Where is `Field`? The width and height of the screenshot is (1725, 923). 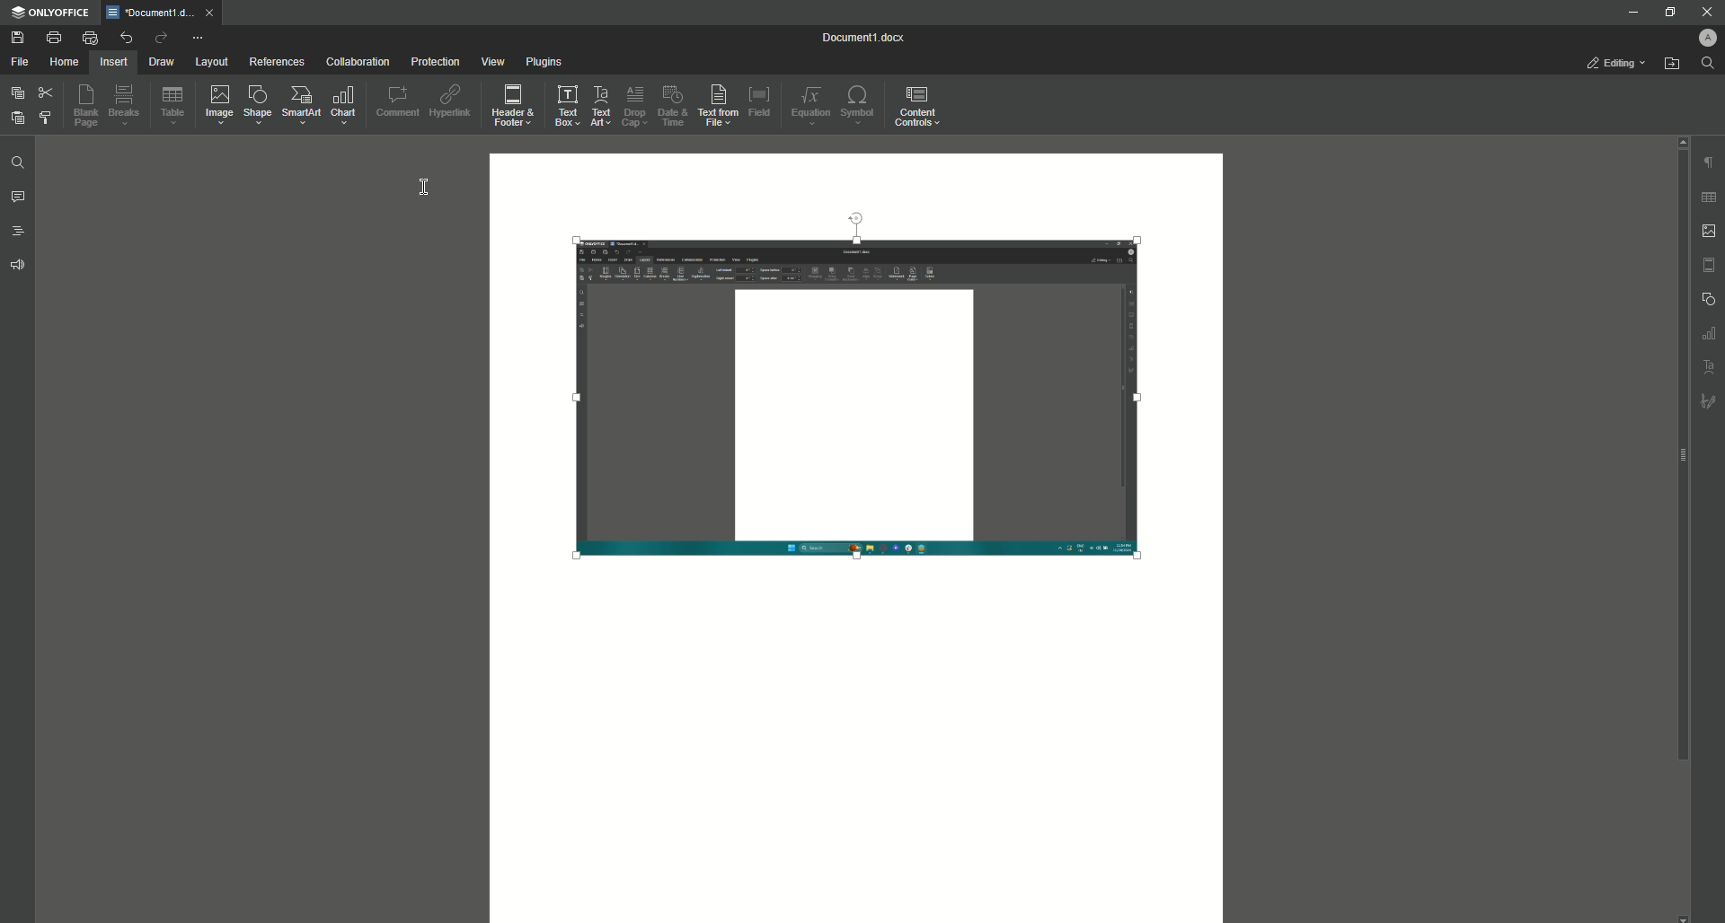
Field is located at coordinates (761, 106).